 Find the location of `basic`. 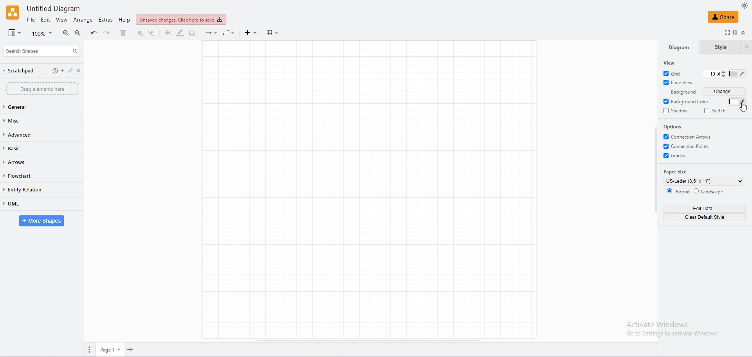

basic is located at coordinates (34, 148).